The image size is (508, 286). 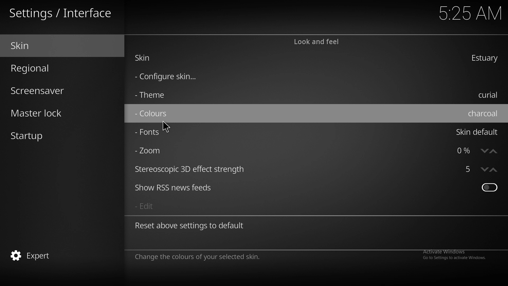 I want to click on theme, so click(x=192, y=95).